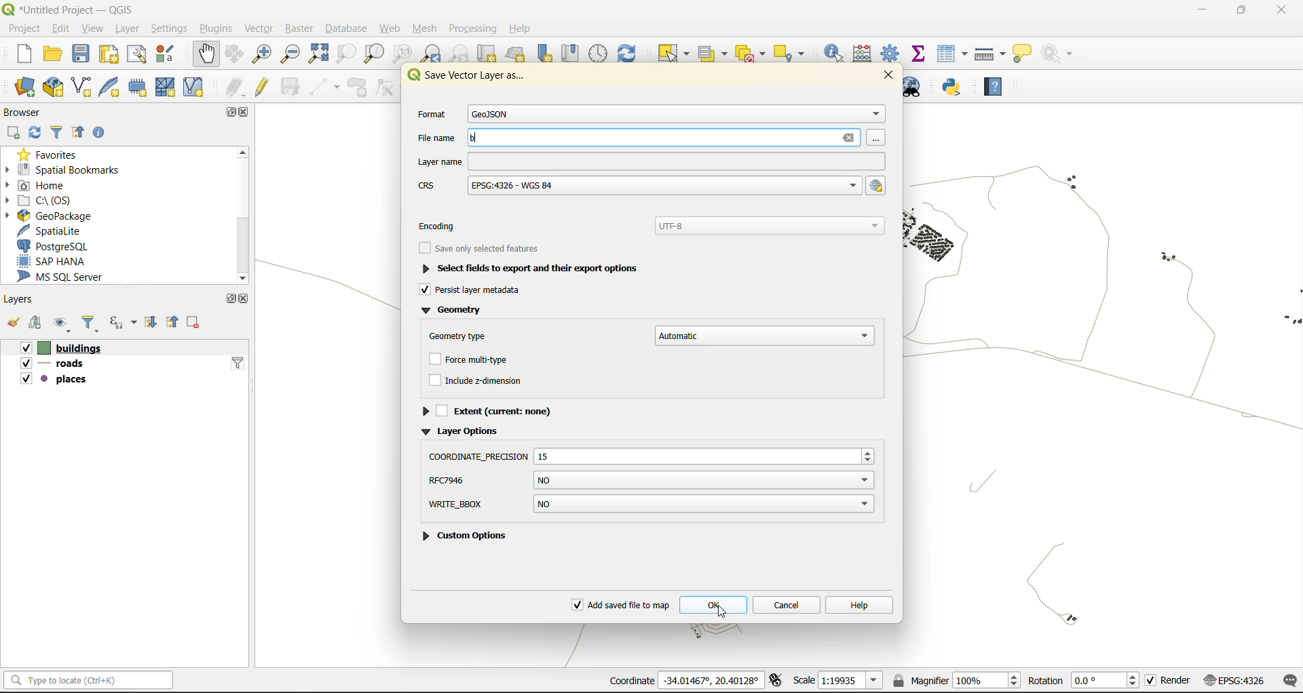 This screenshot has height=693, width=1303. What do you see at coordinates (91, 681) in the screenshot?
I see `status  bar` at bounding box center [91, 681].